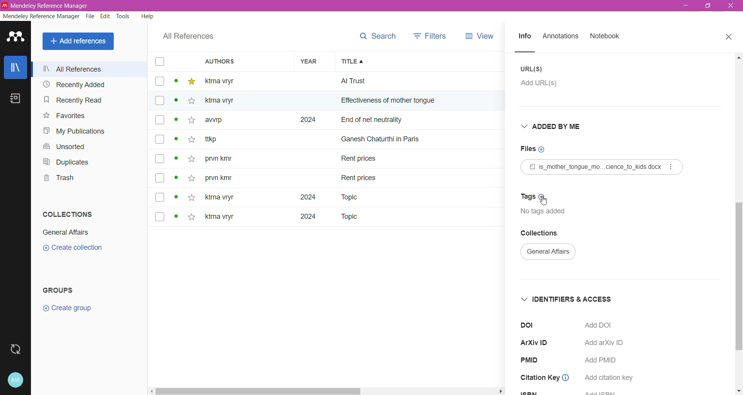  What do you see at coordinates (159, 62) in the screenshot?
I see `box` at bounding box center [159, 62].